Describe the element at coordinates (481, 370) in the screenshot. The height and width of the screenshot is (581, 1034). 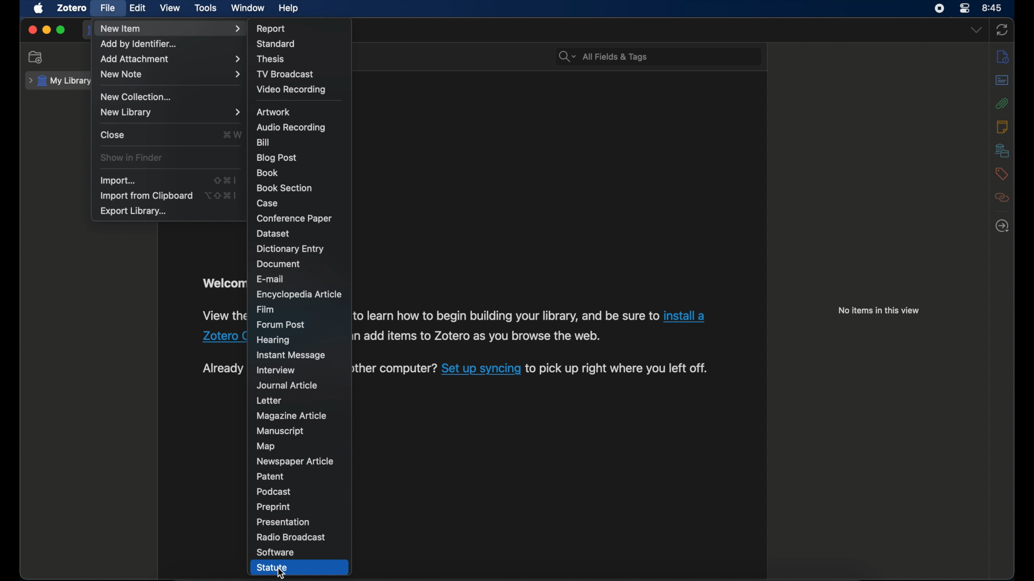
I see `sync link` at that location.